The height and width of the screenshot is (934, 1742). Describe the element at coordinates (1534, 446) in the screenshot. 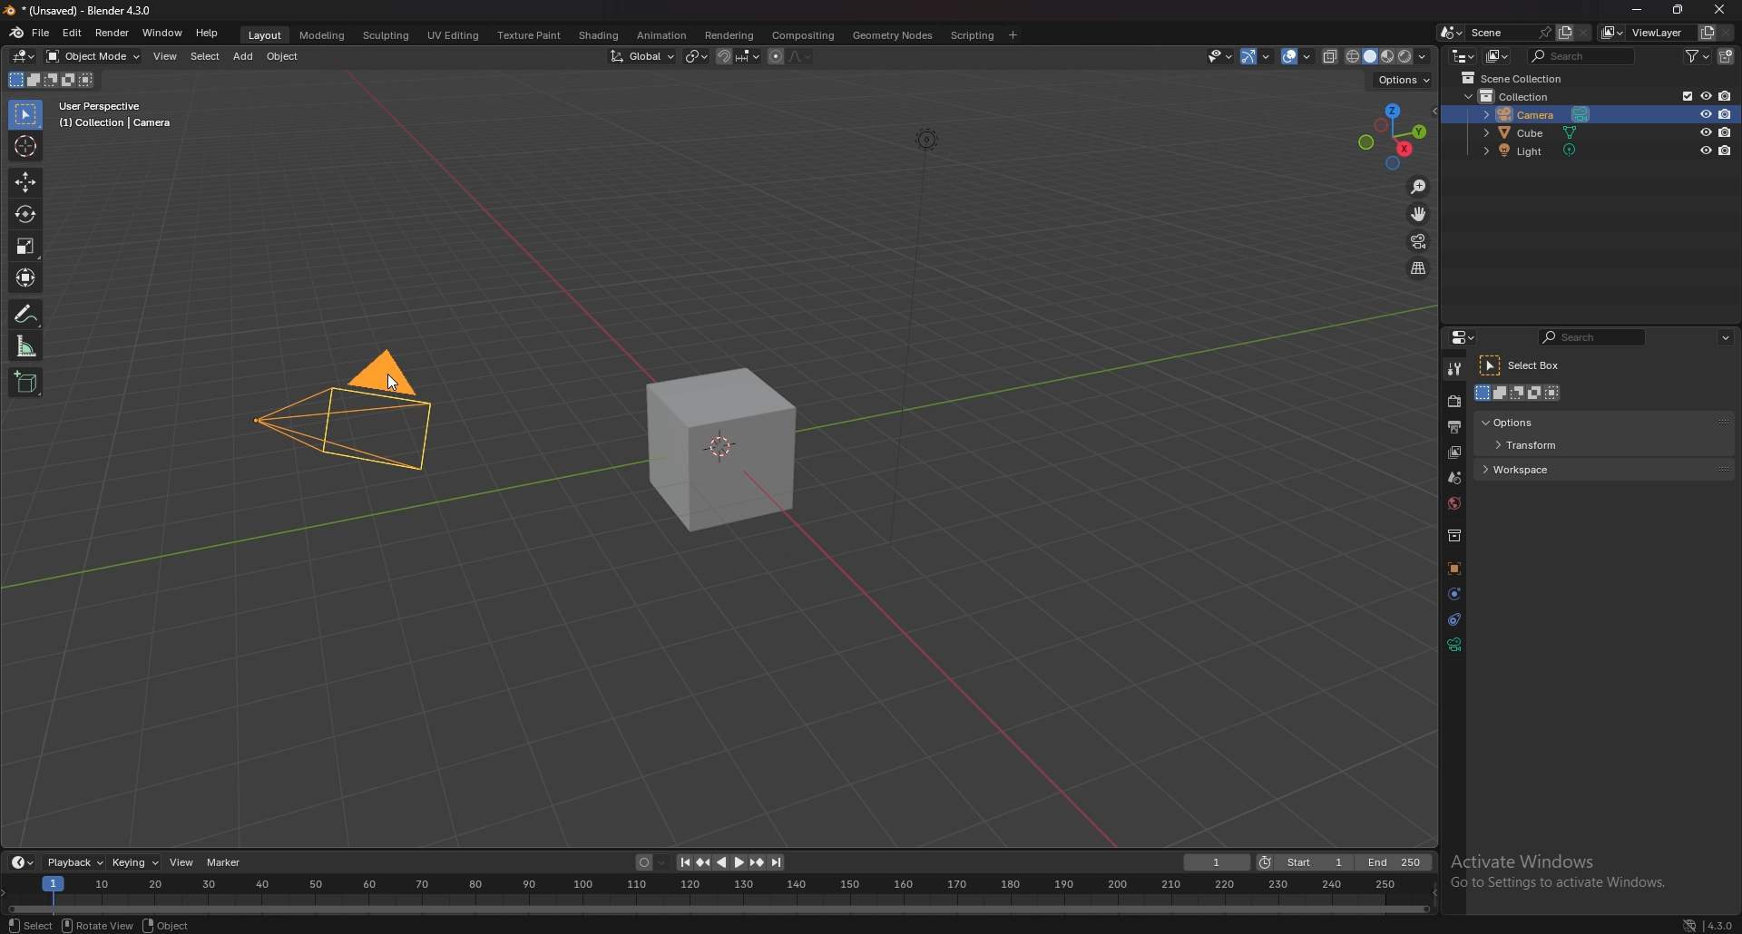

I see `transform` at that location.